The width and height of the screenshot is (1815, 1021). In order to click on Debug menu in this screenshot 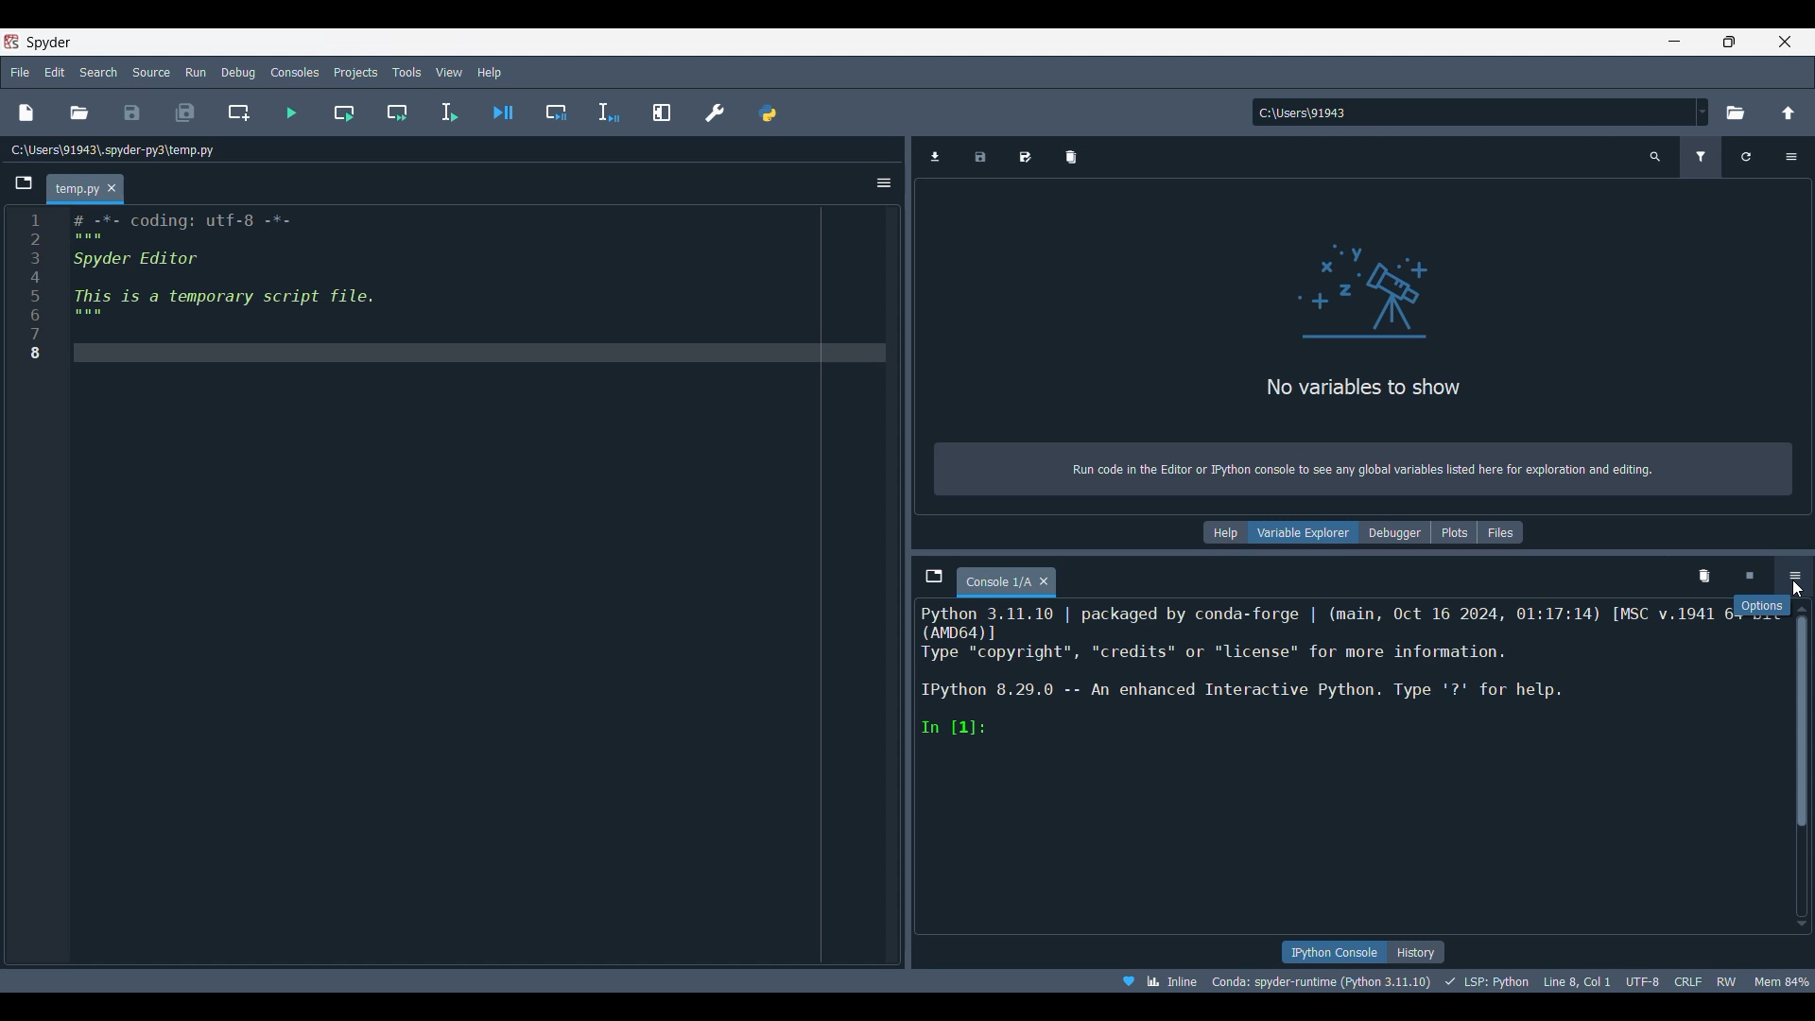, I will do `click(239, 73)`.